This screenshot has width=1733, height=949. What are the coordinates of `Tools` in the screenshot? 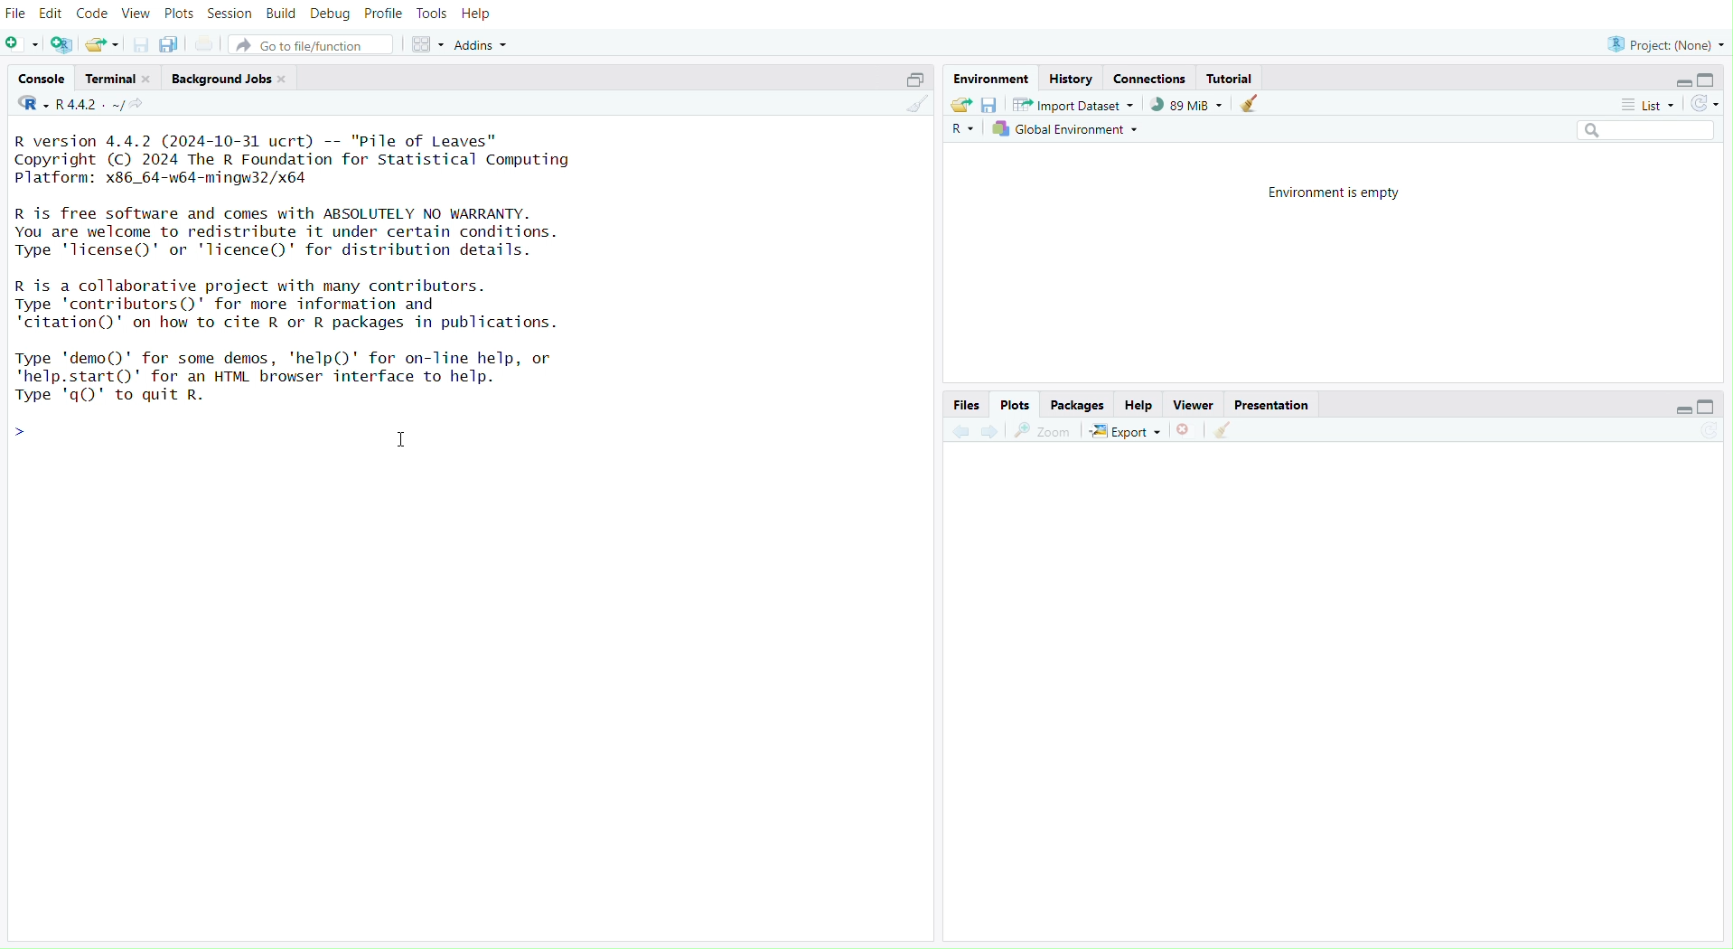 It's located at (431, 14).